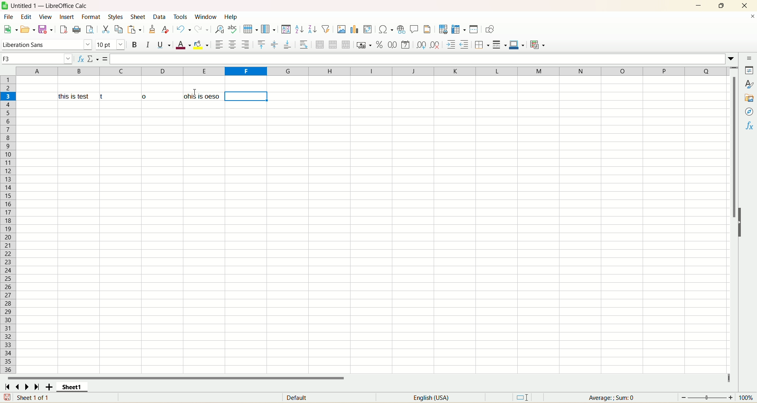 The height and width of the screenshot is (403, 757). Describe the element at coordinates (62, 29) in the screenshot. I see `export directly as PDF` at that location.